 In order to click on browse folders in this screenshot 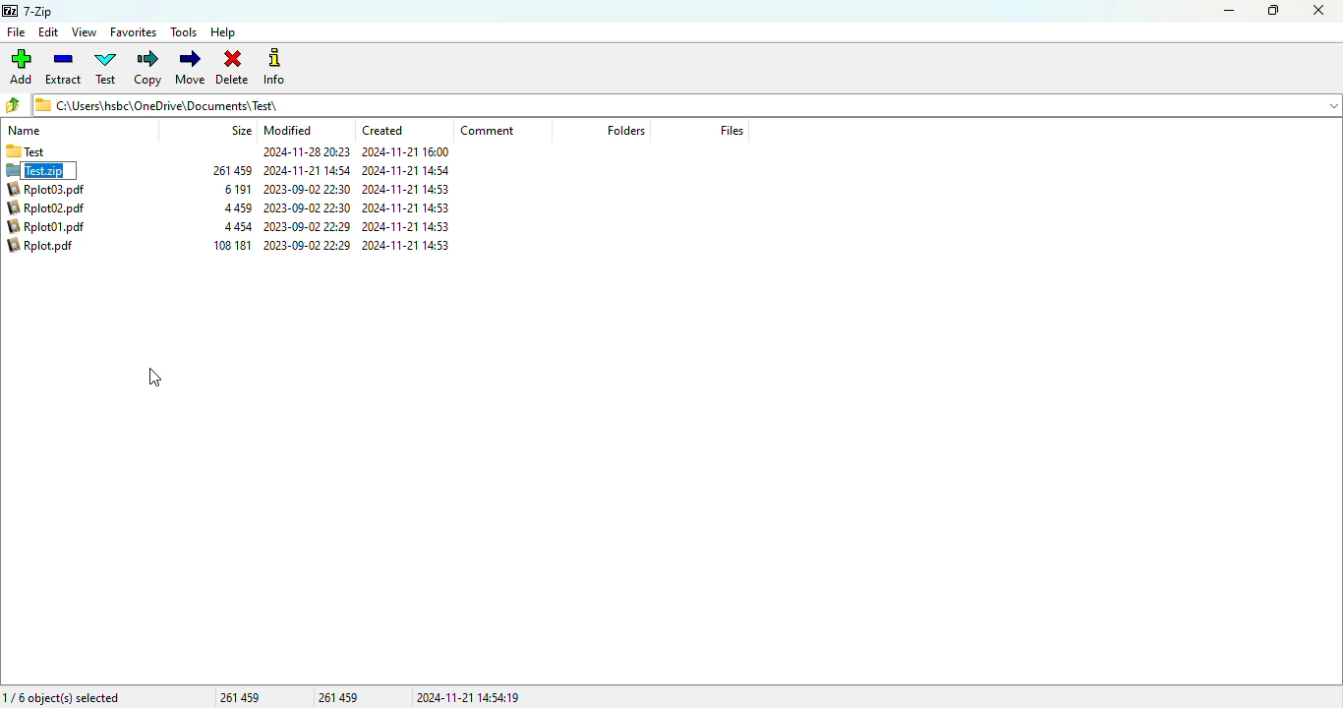, I will do `click(14, 105)`.